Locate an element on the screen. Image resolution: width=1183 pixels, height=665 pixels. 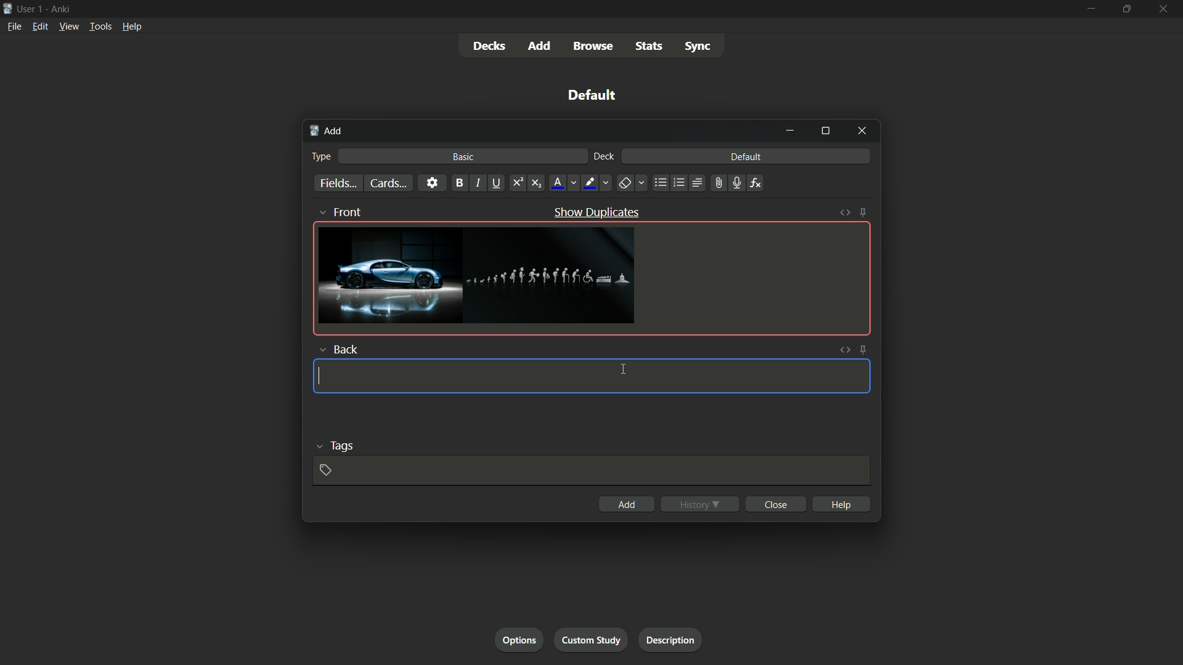
back is located at coordinates (338, 349).